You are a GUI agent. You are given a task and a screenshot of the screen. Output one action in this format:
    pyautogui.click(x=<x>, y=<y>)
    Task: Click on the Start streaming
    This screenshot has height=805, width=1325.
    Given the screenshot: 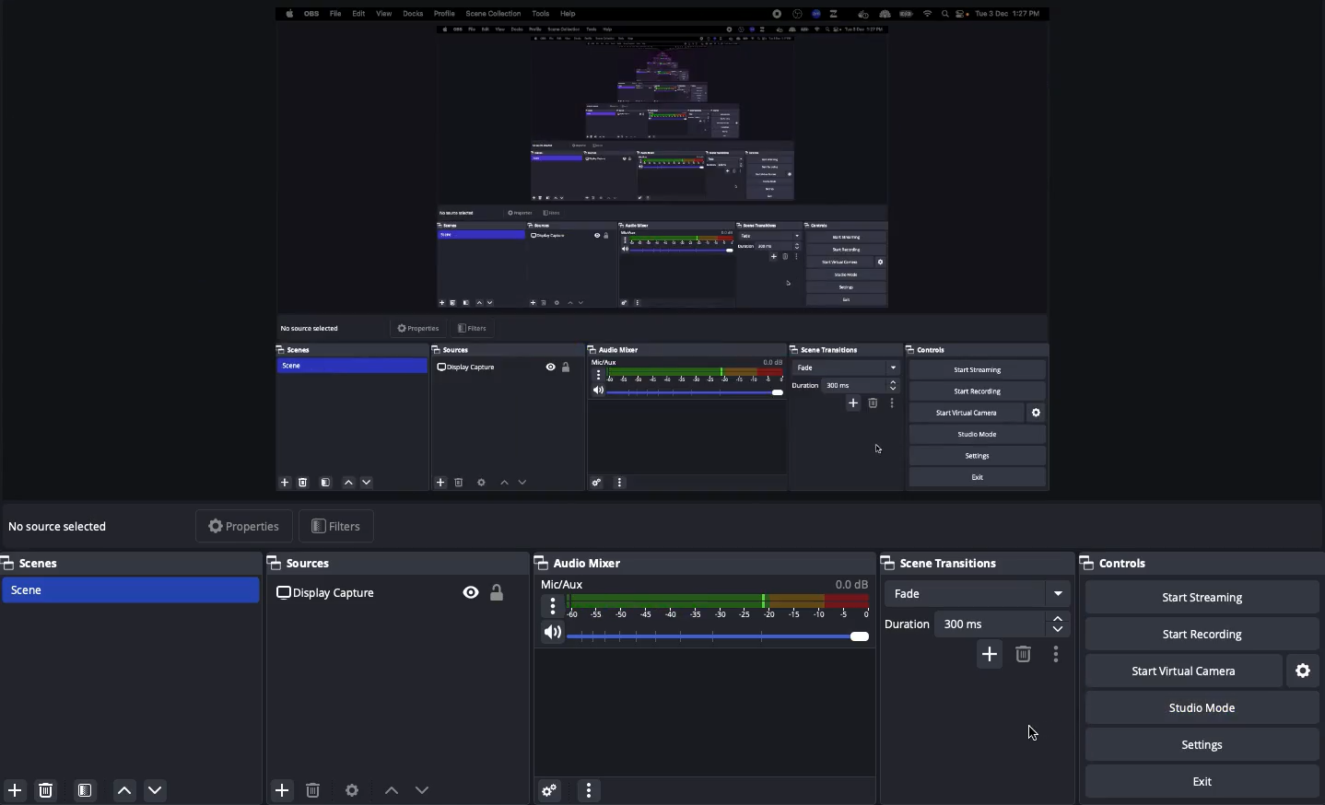 What is the action you would take?
    pyautogui.click(x=1207, y=597)
    